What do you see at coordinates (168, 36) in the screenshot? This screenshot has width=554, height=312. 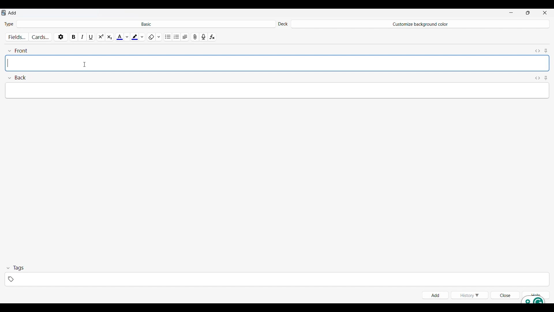 I see `Unordered list` at bounding box center [168, 36].